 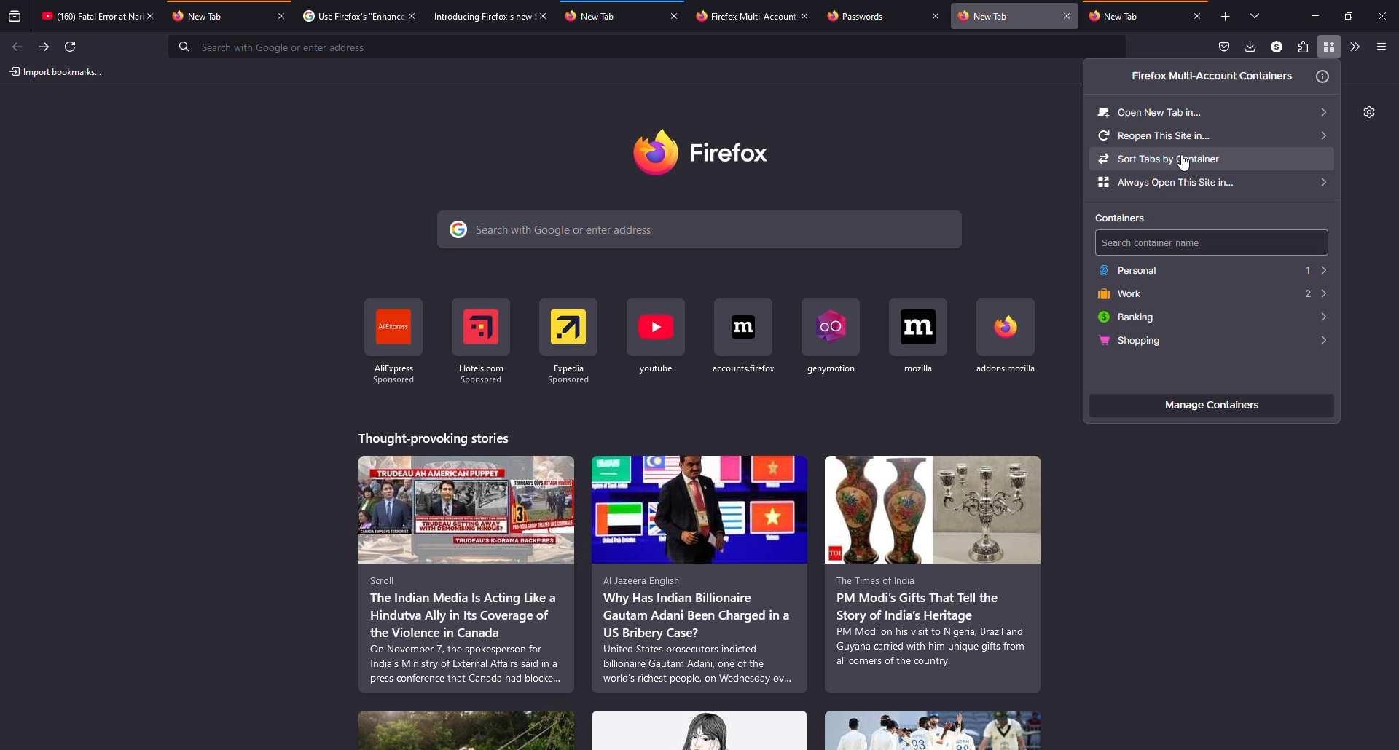 What do you see at coordinates (1126, 218) in the screenshot?
I see `containers` at bounding box center [1126, 218].